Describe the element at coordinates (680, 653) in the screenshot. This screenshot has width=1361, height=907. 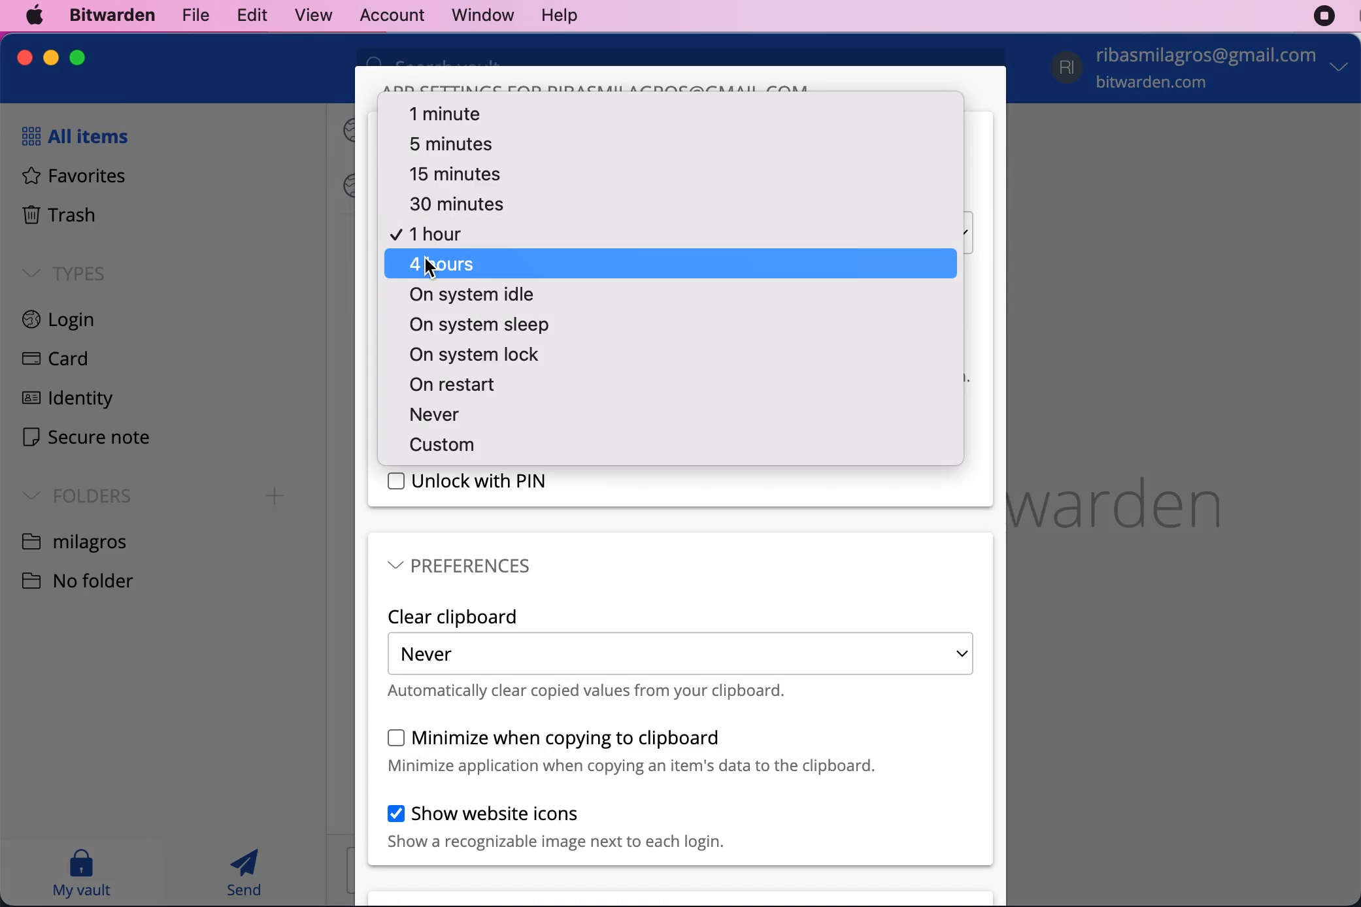
I see `never` at that location.